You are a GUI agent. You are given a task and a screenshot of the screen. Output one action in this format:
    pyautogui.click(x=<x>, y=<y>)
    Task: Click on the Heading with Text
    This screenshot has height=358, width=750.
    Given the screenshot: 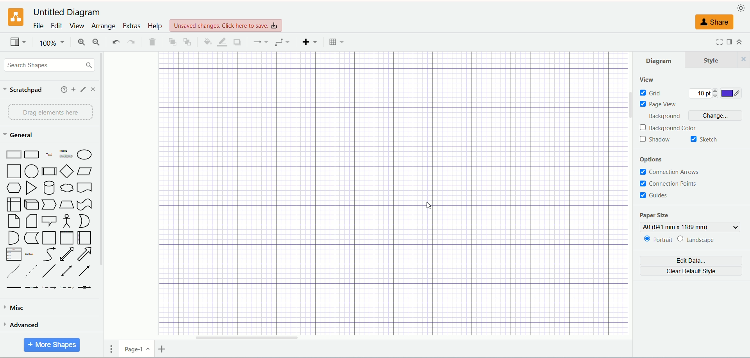 What is the action you would take?
    pyautogui.click(x=66, y=155)
    